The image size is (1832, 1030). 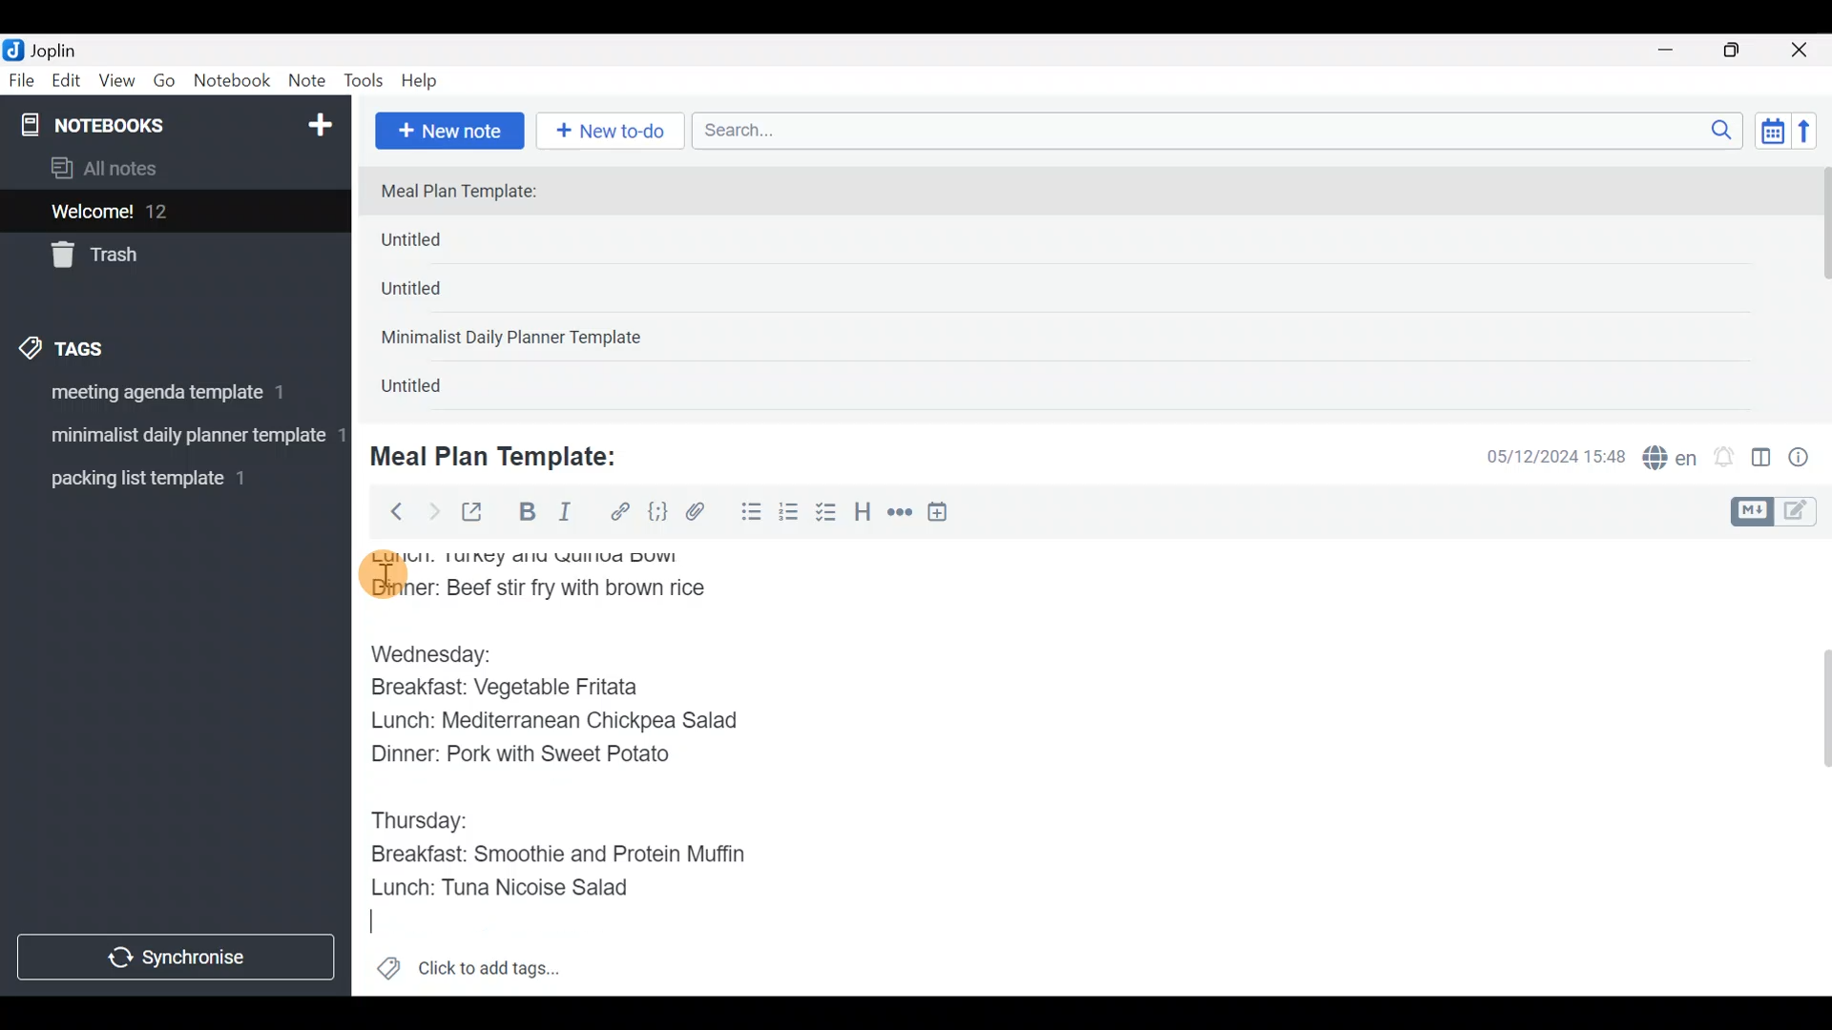 What do you see at coordinates (319, 121) in the screenshot?
I see `New` at bounding box center [319, 121].